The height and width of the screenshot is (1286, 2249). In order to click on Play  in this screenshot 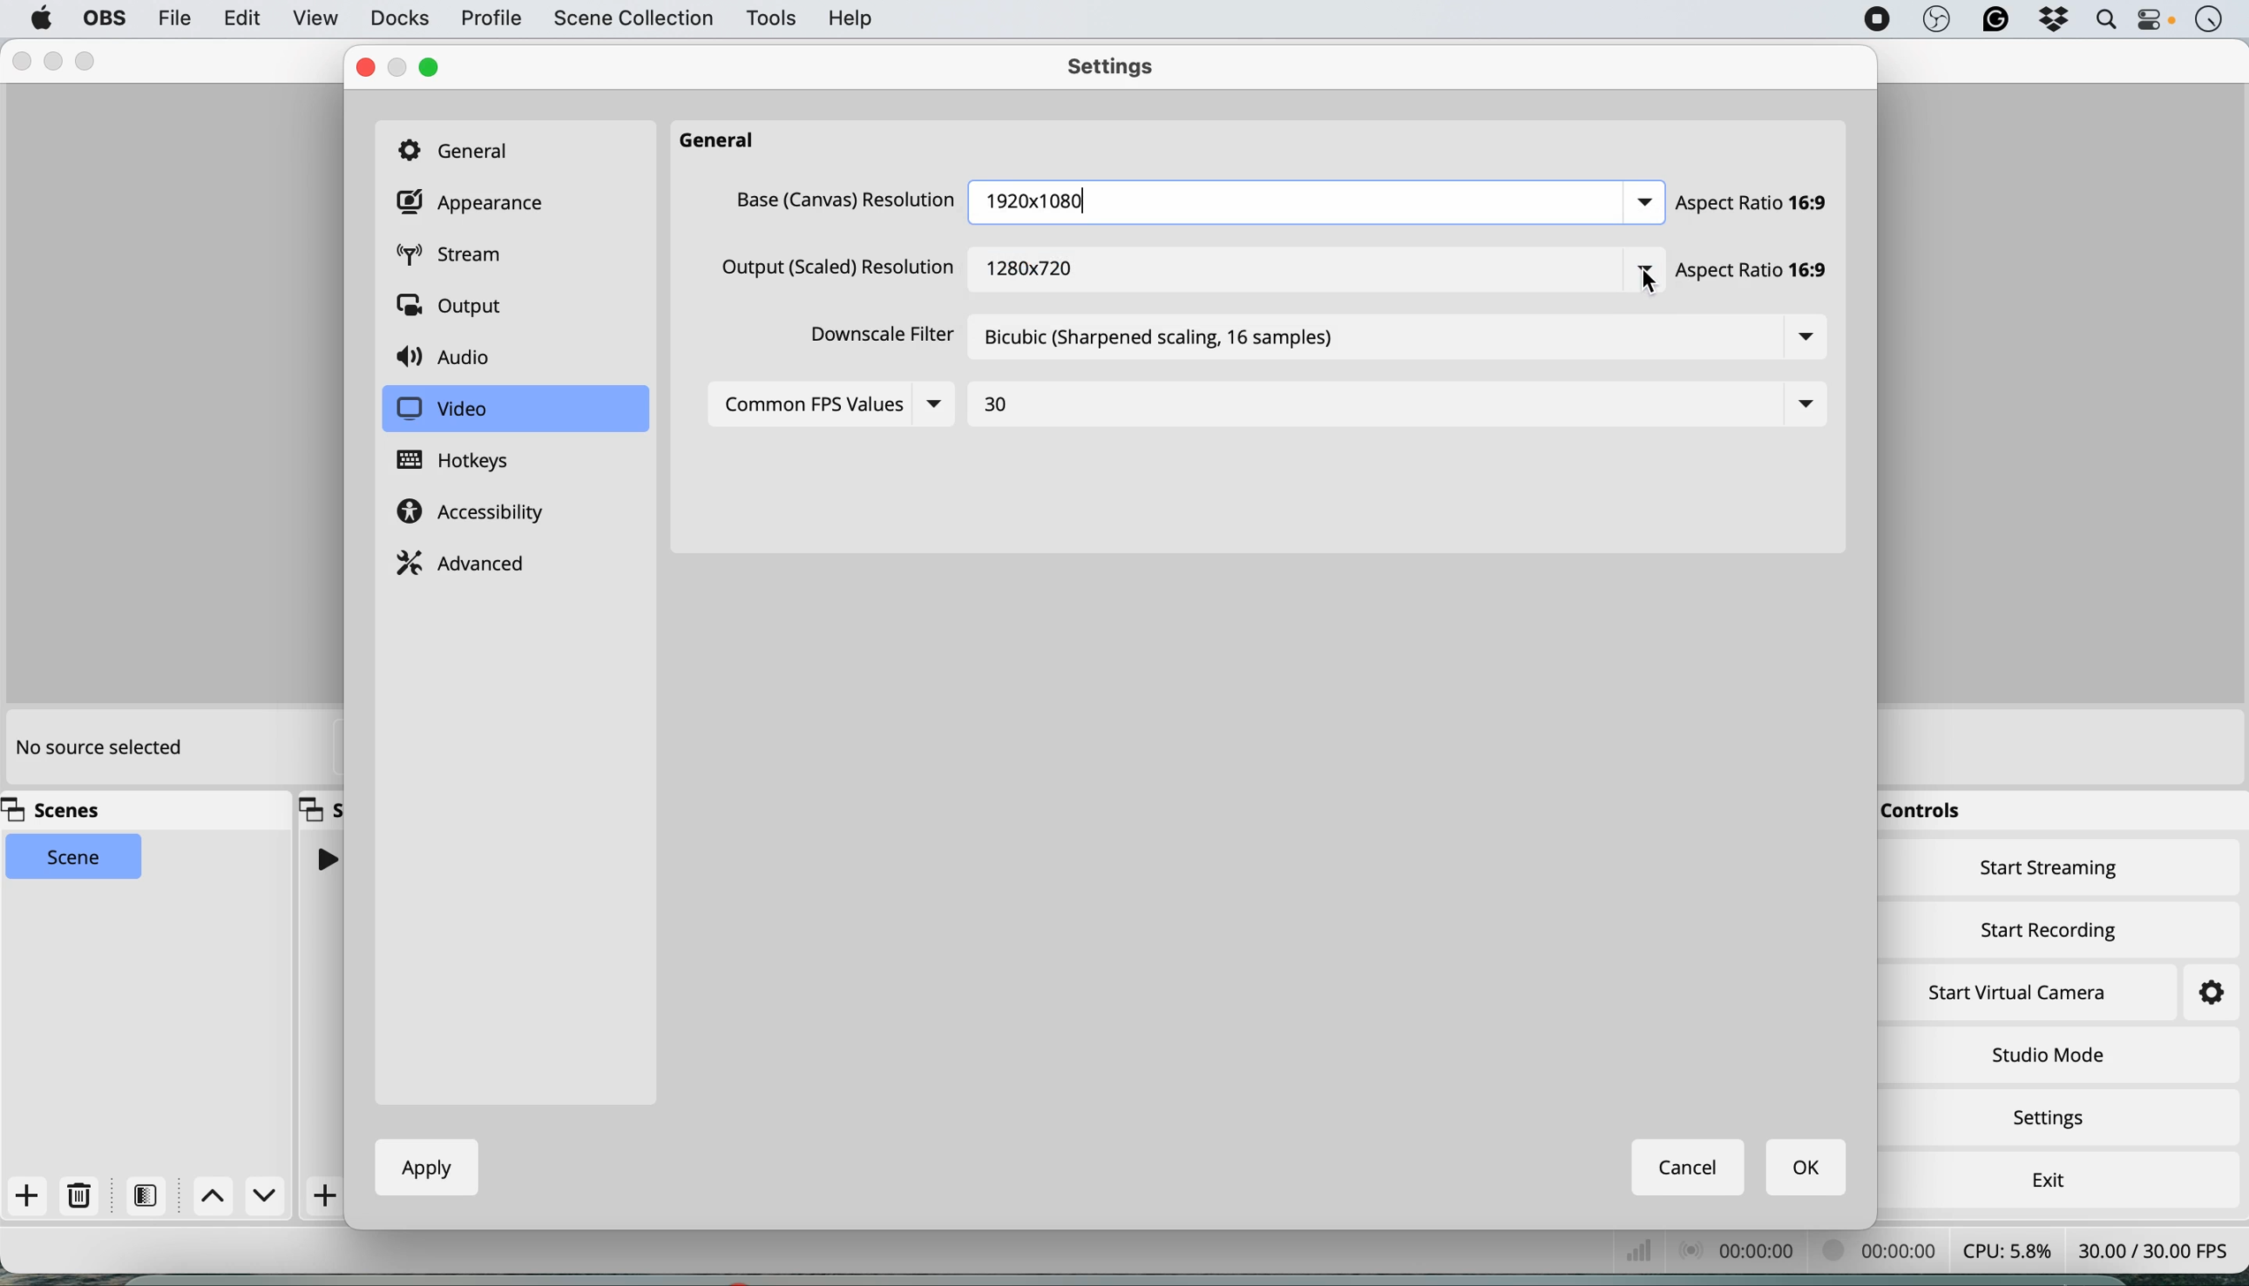, I will do `click(325, 859)`.